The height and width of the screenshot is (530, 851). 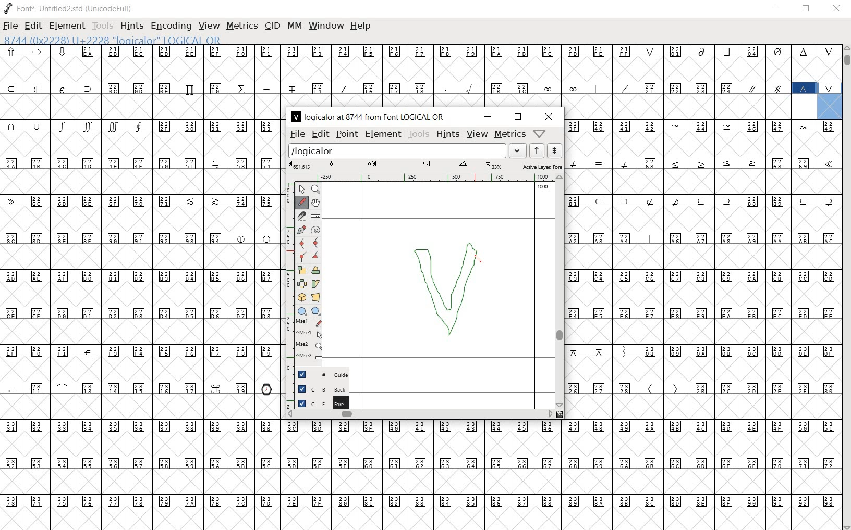 What do you see at coordinates (303, 311) in the screenshot?
I see `rectangle or ellipse` at bounding box center [303, 311].